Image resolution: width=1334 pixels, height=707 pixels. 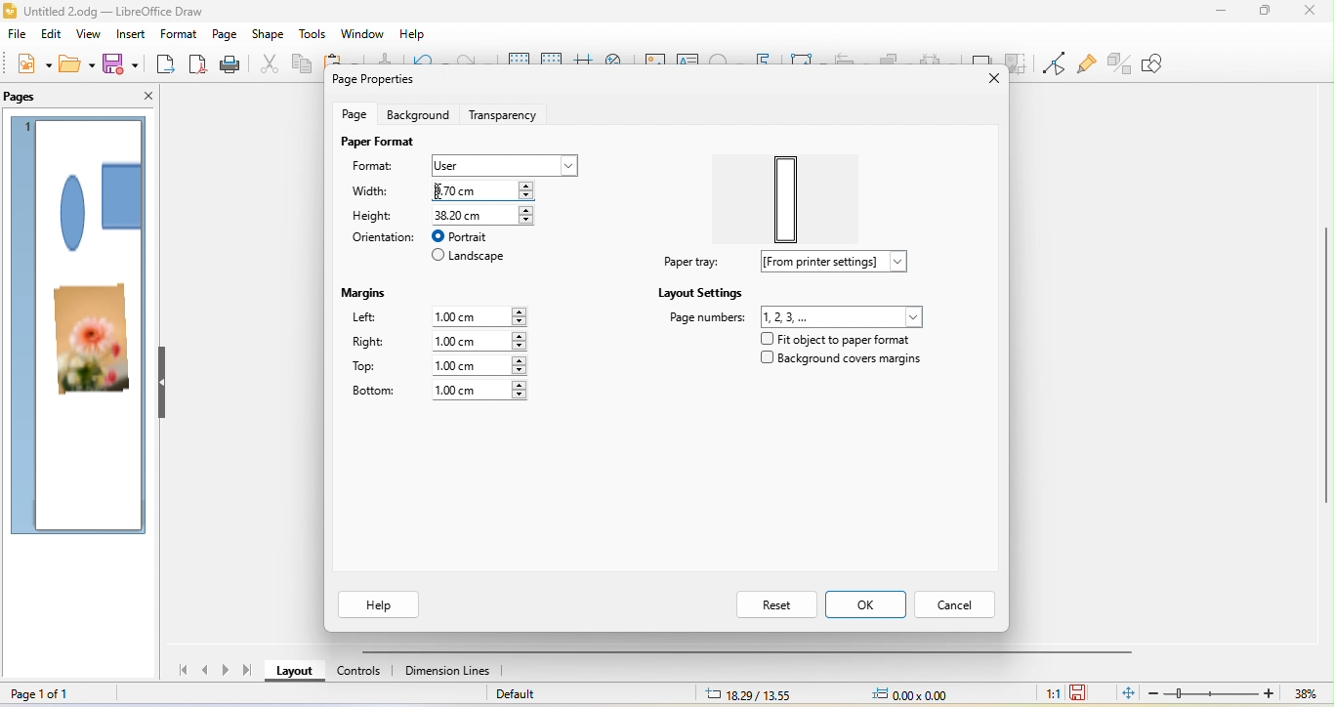 What do you see at coordinates (121, 67) in the screenshot?
I see `save` at bounding box center [121, 67].